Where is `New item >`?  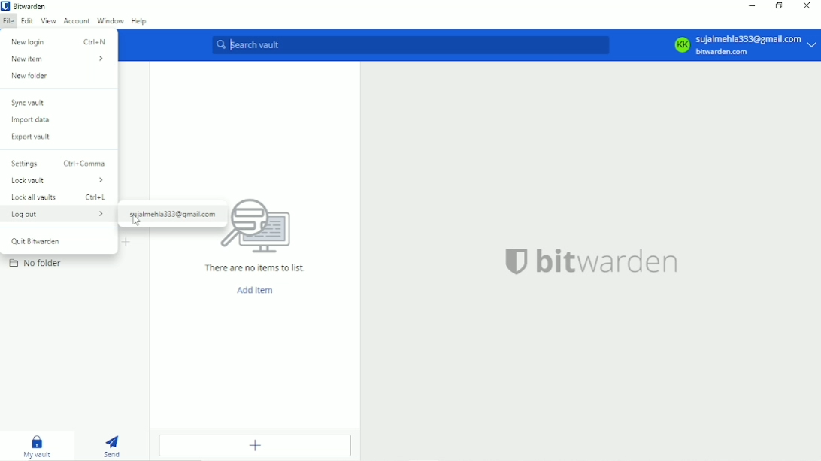
New item > is located at coordinates (58, 59).